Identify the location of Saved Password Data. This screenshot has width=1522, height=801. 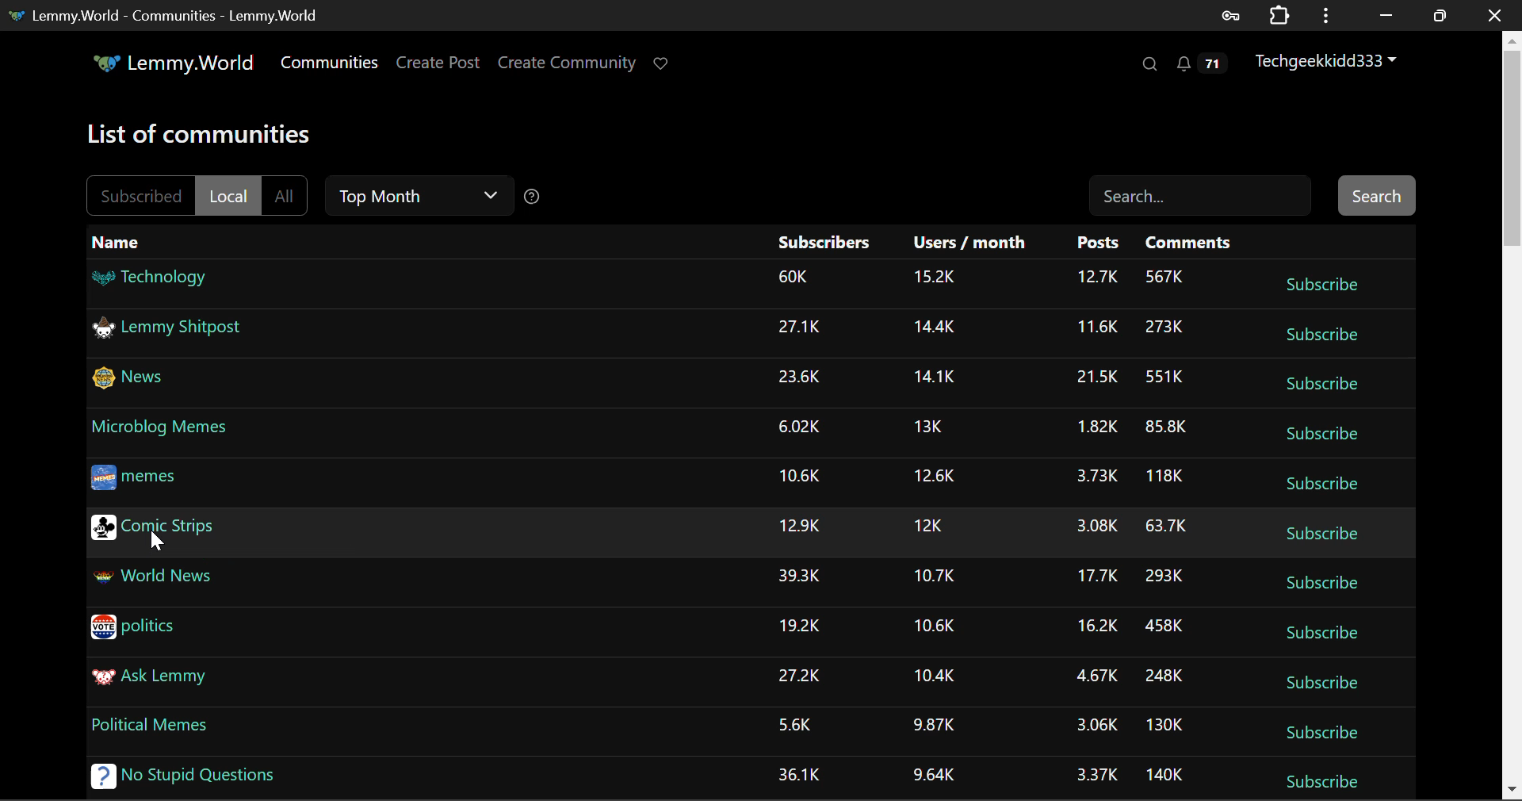
(1229, 15).